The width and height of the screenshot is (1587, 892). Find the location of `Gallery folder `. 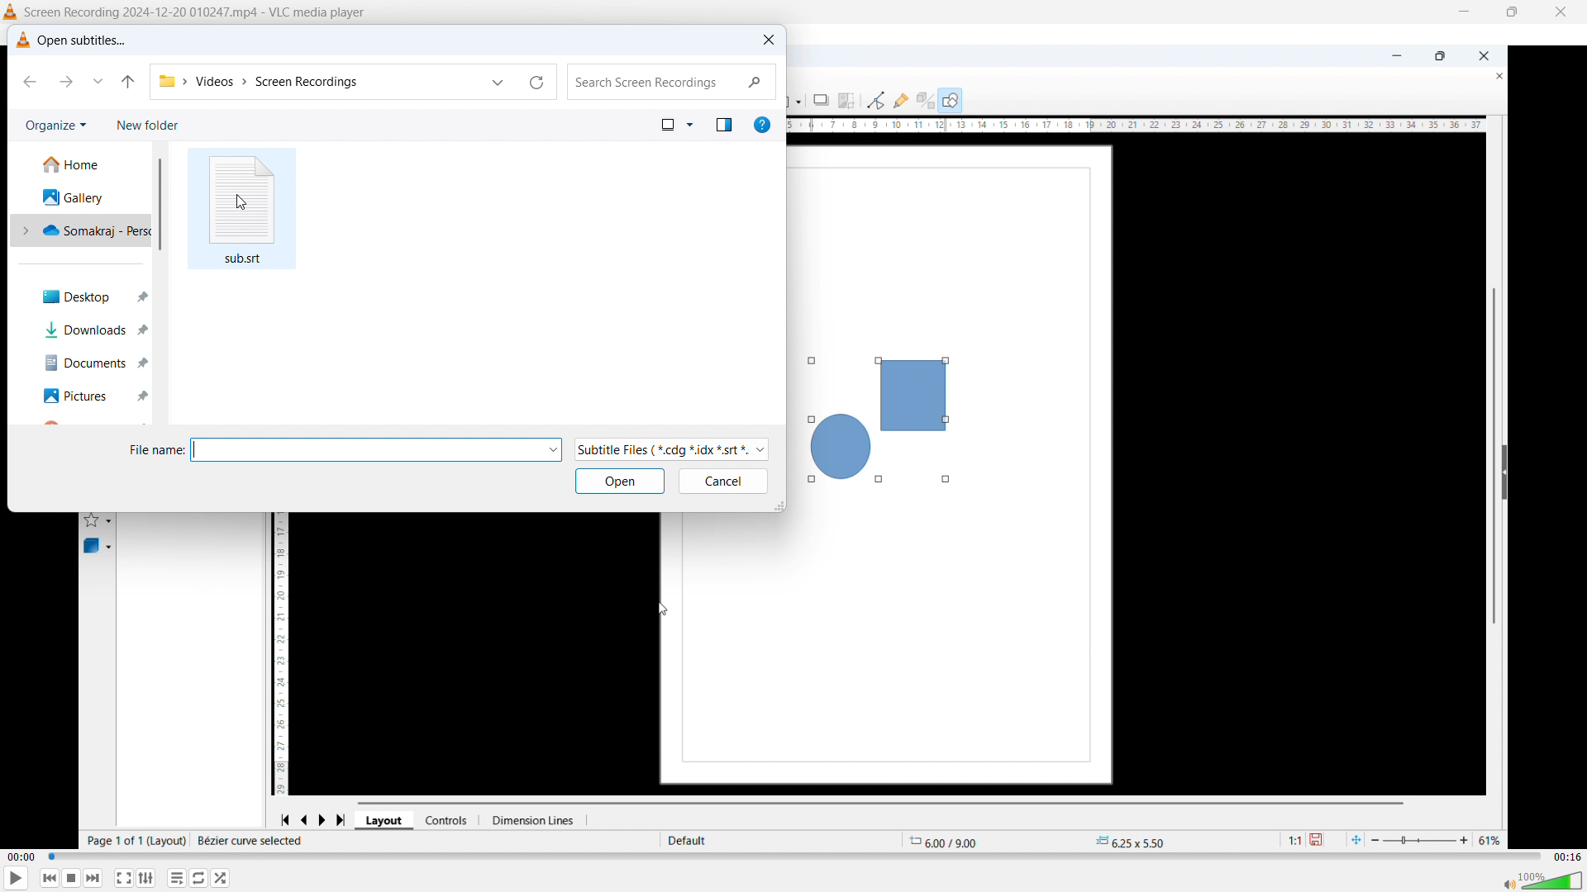

Gallery folder  is located at coordinates (75, 197).